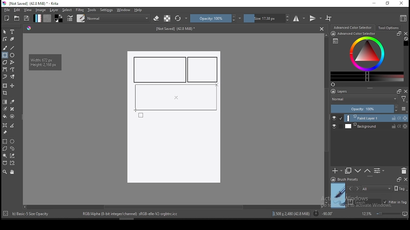  What do you see at coordinates (337, 171) in the screenshot?
I see `new layer` at bounding box center [337, 171].